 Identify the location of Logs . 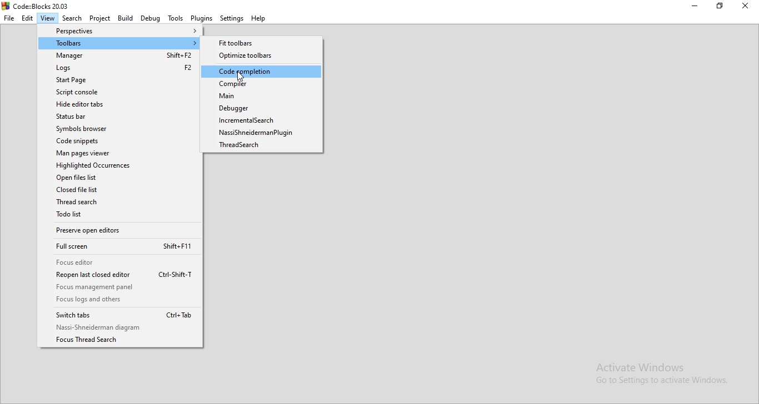
(119, 68).